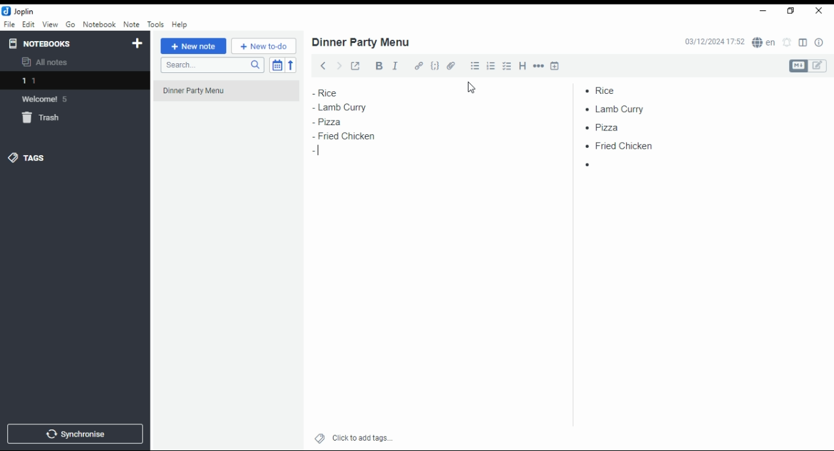 This screenshot has width=834, height=451. I want to click on file, so click(9, 24).